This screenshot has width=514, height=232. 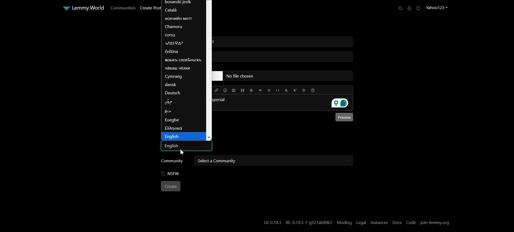 I want to click on Superscript, so click(x=295, y=90).